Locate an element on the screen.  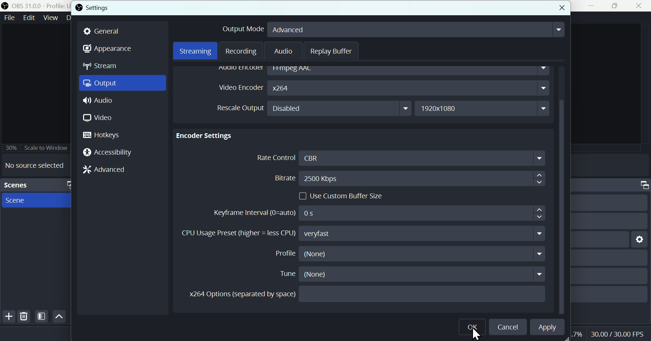
Video Encoder is located at coordinates (382, 88).